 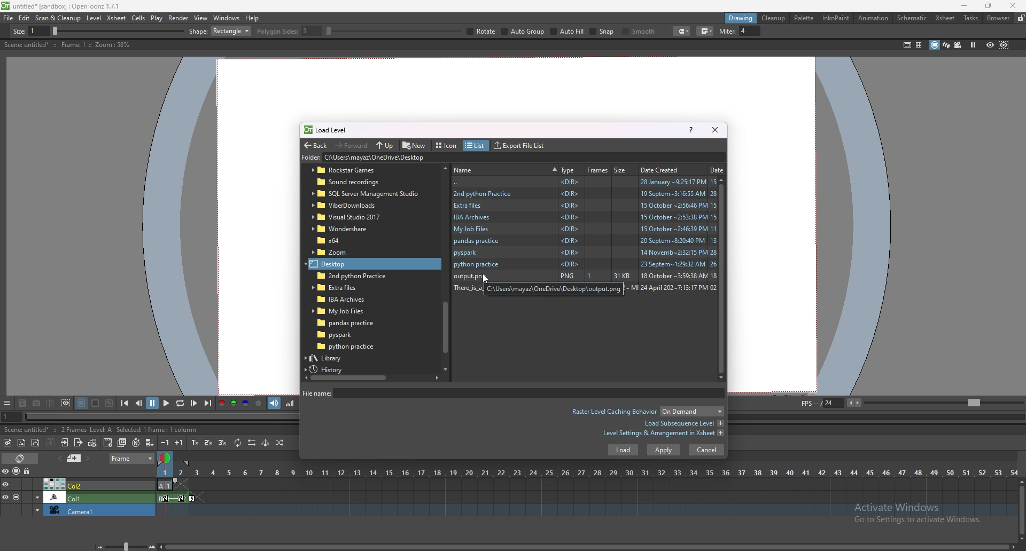 What do you see at coordinates (237, 443) in the screenshot?
I see `repeat` at bounding box center [237, 443].